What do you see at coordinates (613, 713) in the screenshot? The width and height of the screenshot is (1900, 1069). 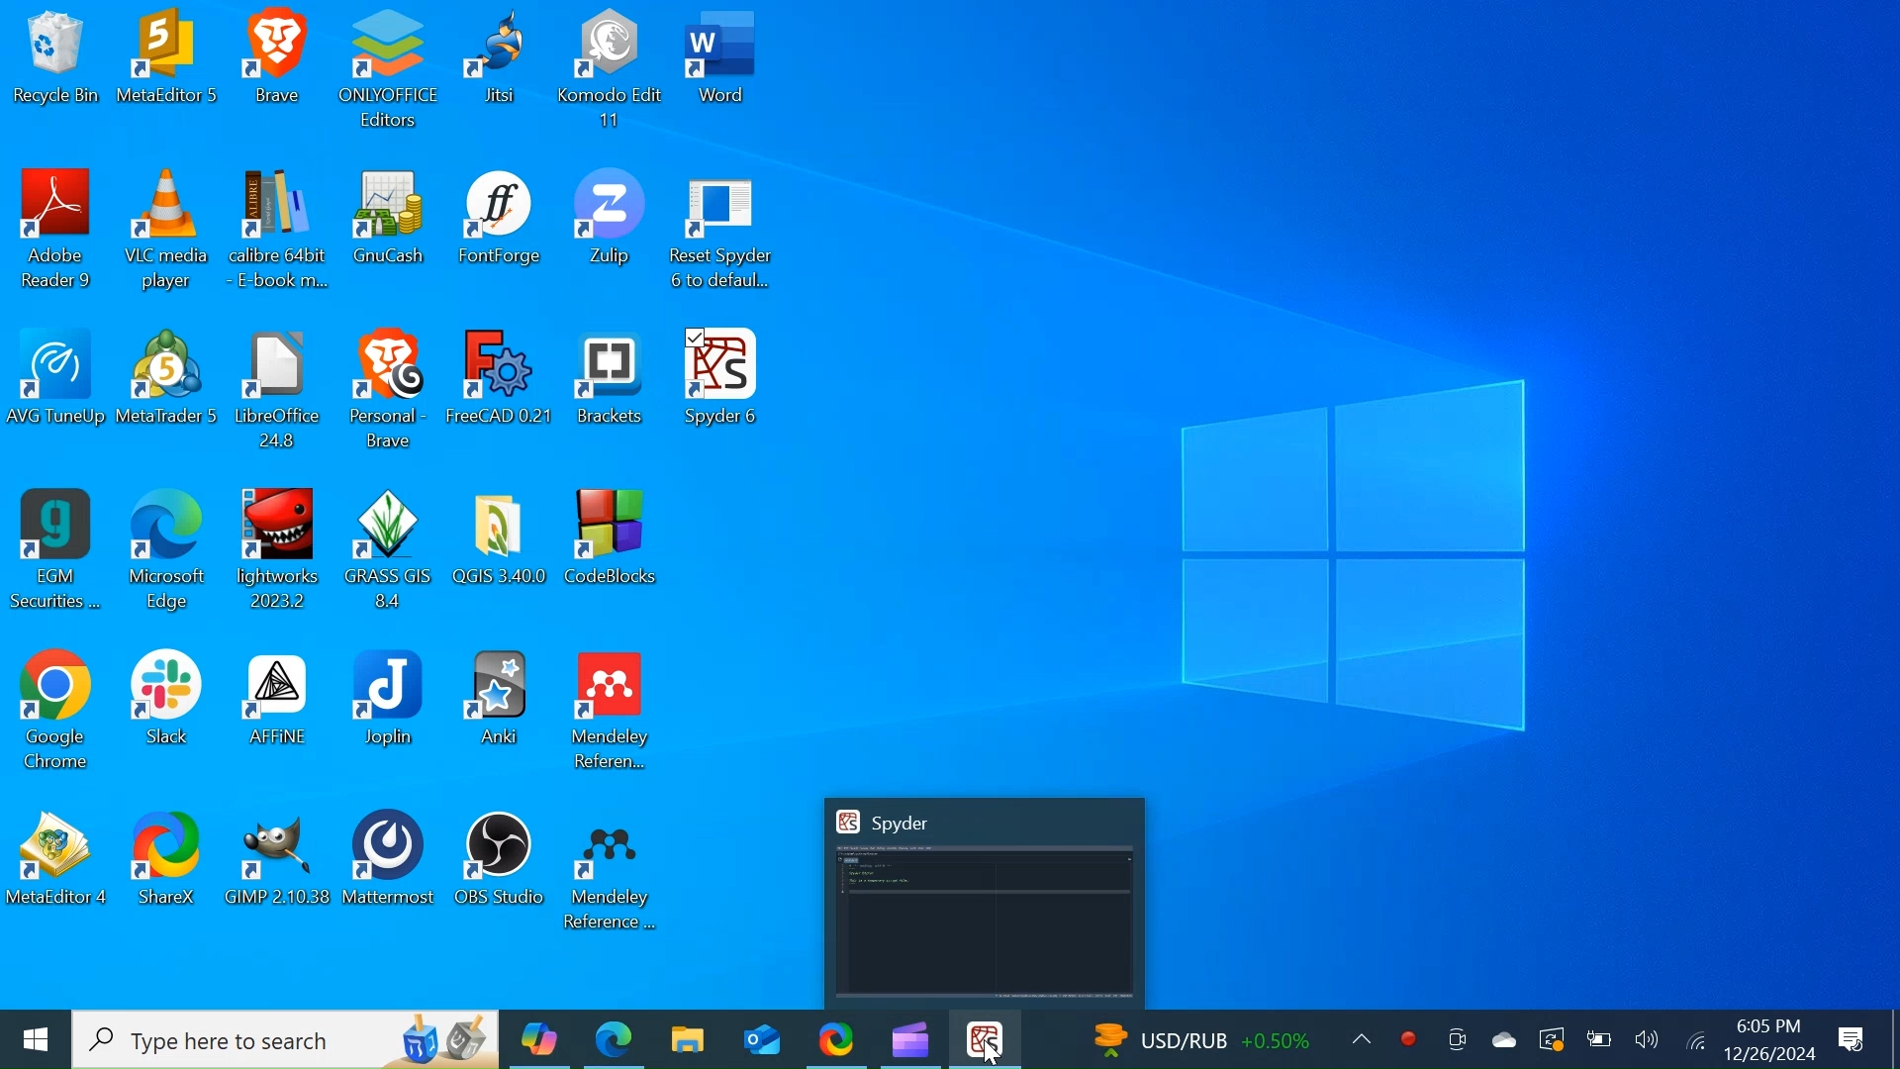 I see `Mendeley Reference Manager` at bounding box center [613, 713].